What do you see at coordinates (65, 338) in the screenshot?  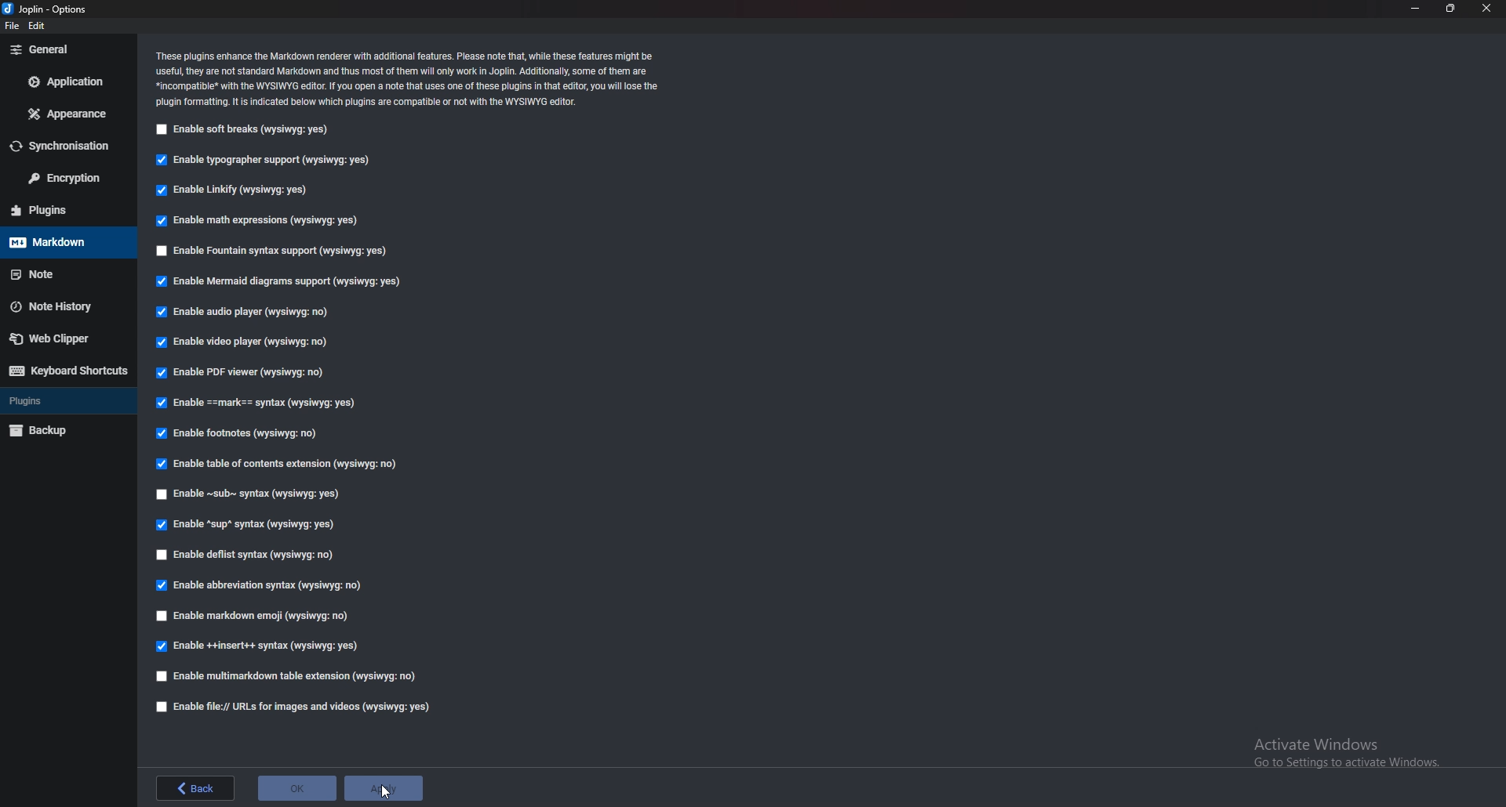 I see `web clipper` at bounding box center [65, 338].